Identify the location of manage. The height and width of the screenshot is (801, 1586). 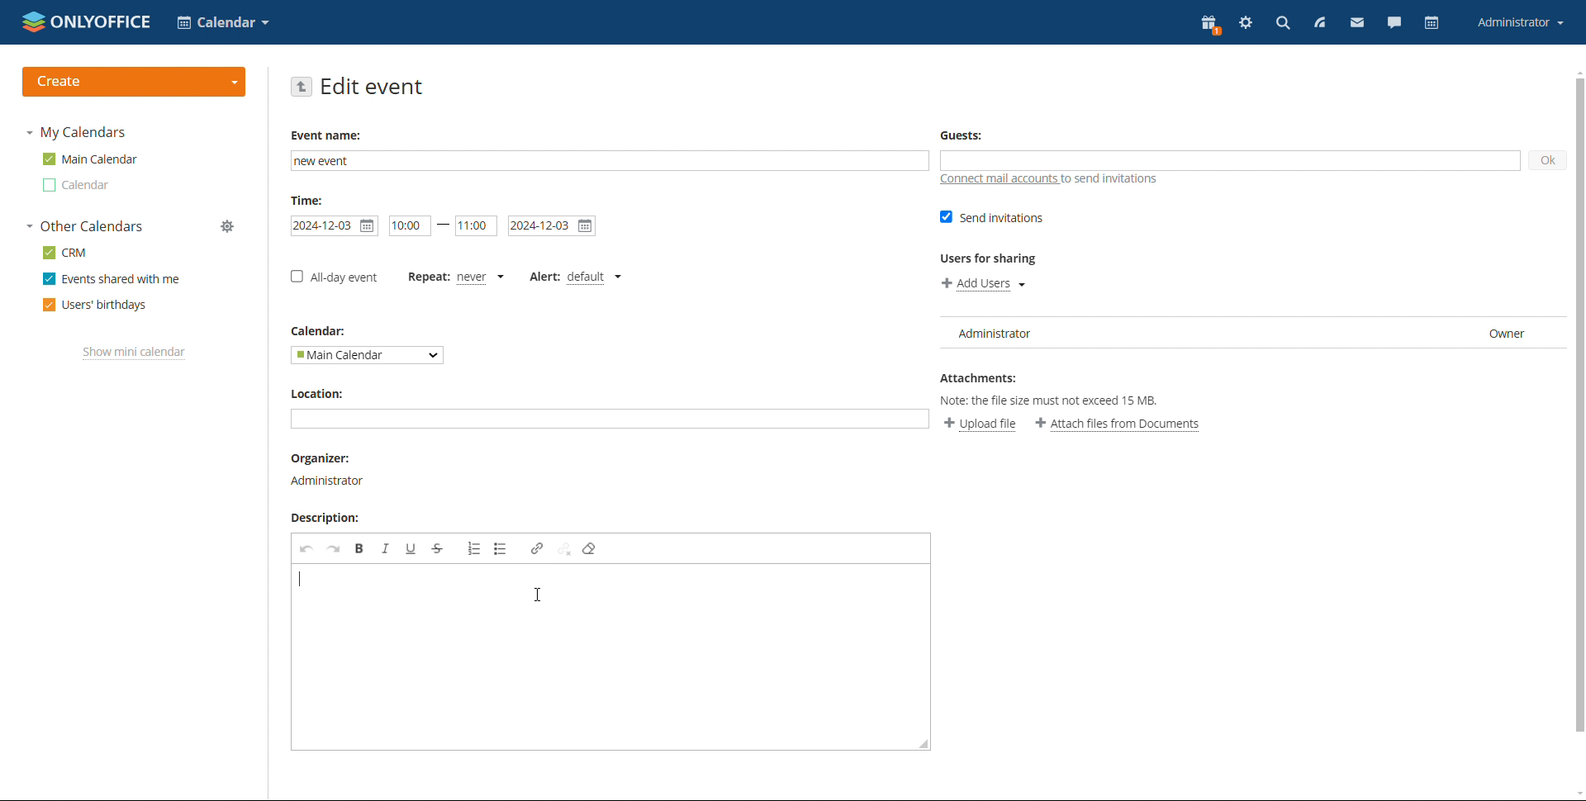
(227, 225).